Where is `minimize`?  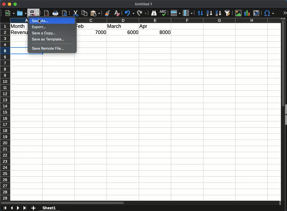
minimize is located at coordinates (10, 4).